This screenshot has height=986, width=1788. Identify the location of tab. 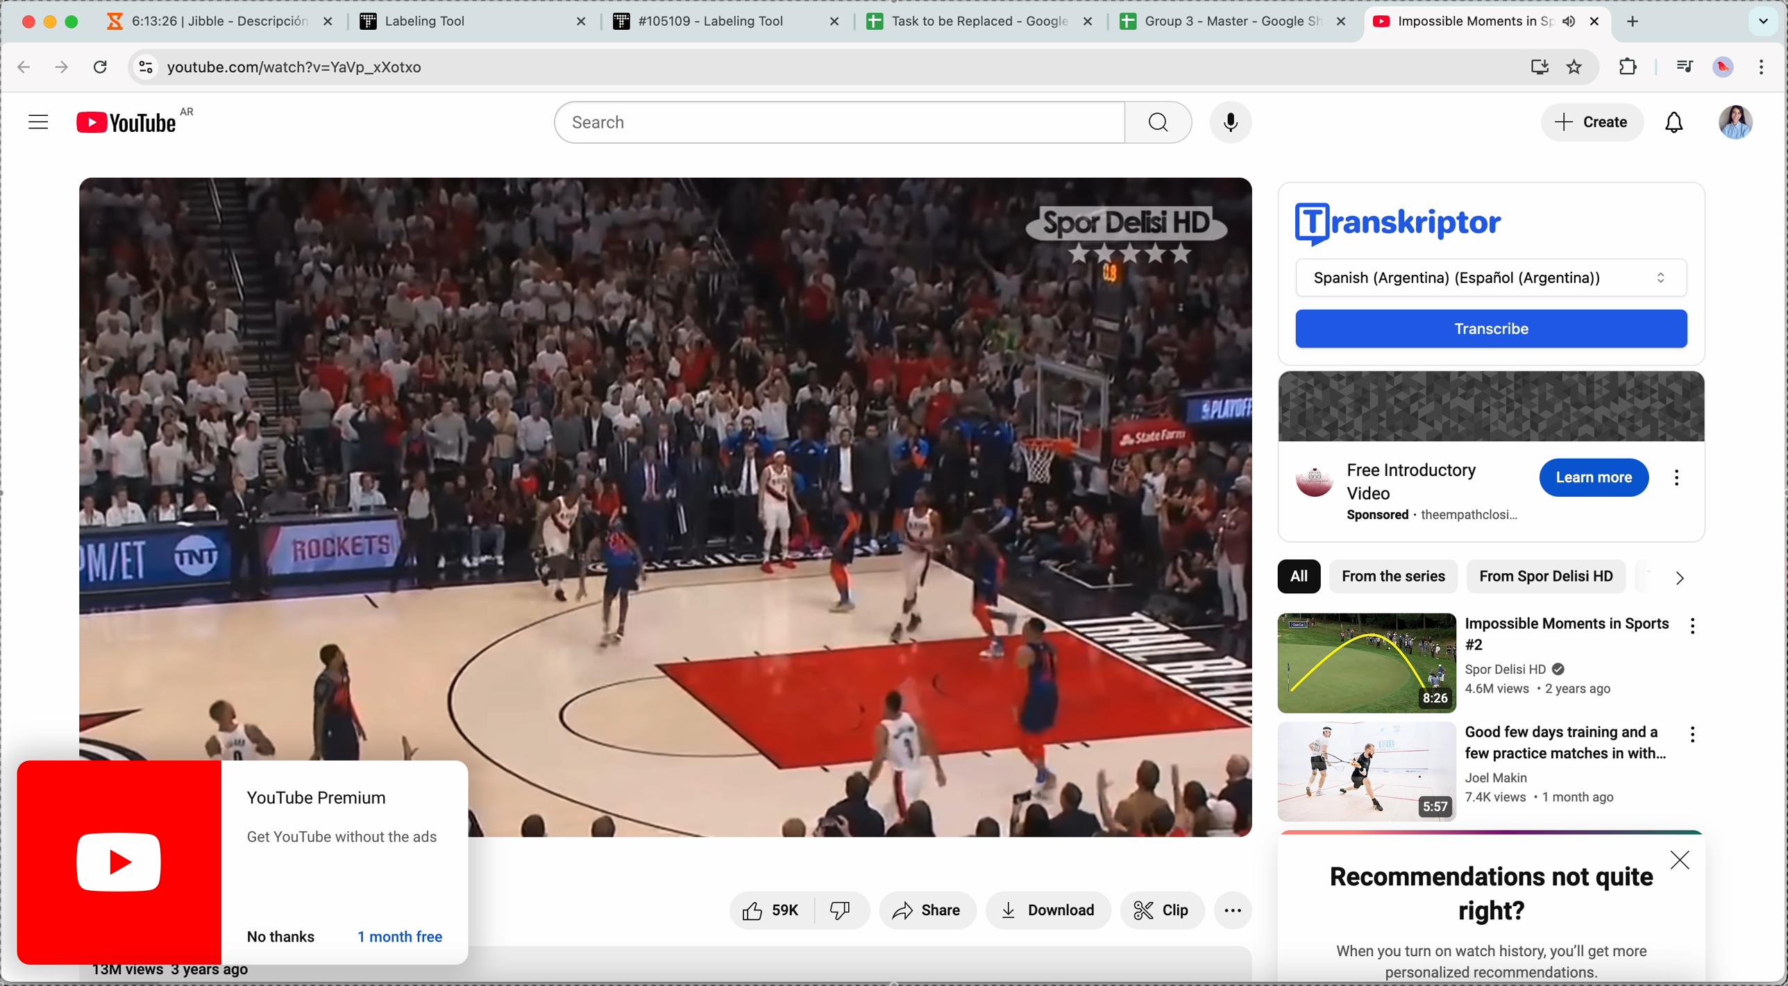
(1238, 24).